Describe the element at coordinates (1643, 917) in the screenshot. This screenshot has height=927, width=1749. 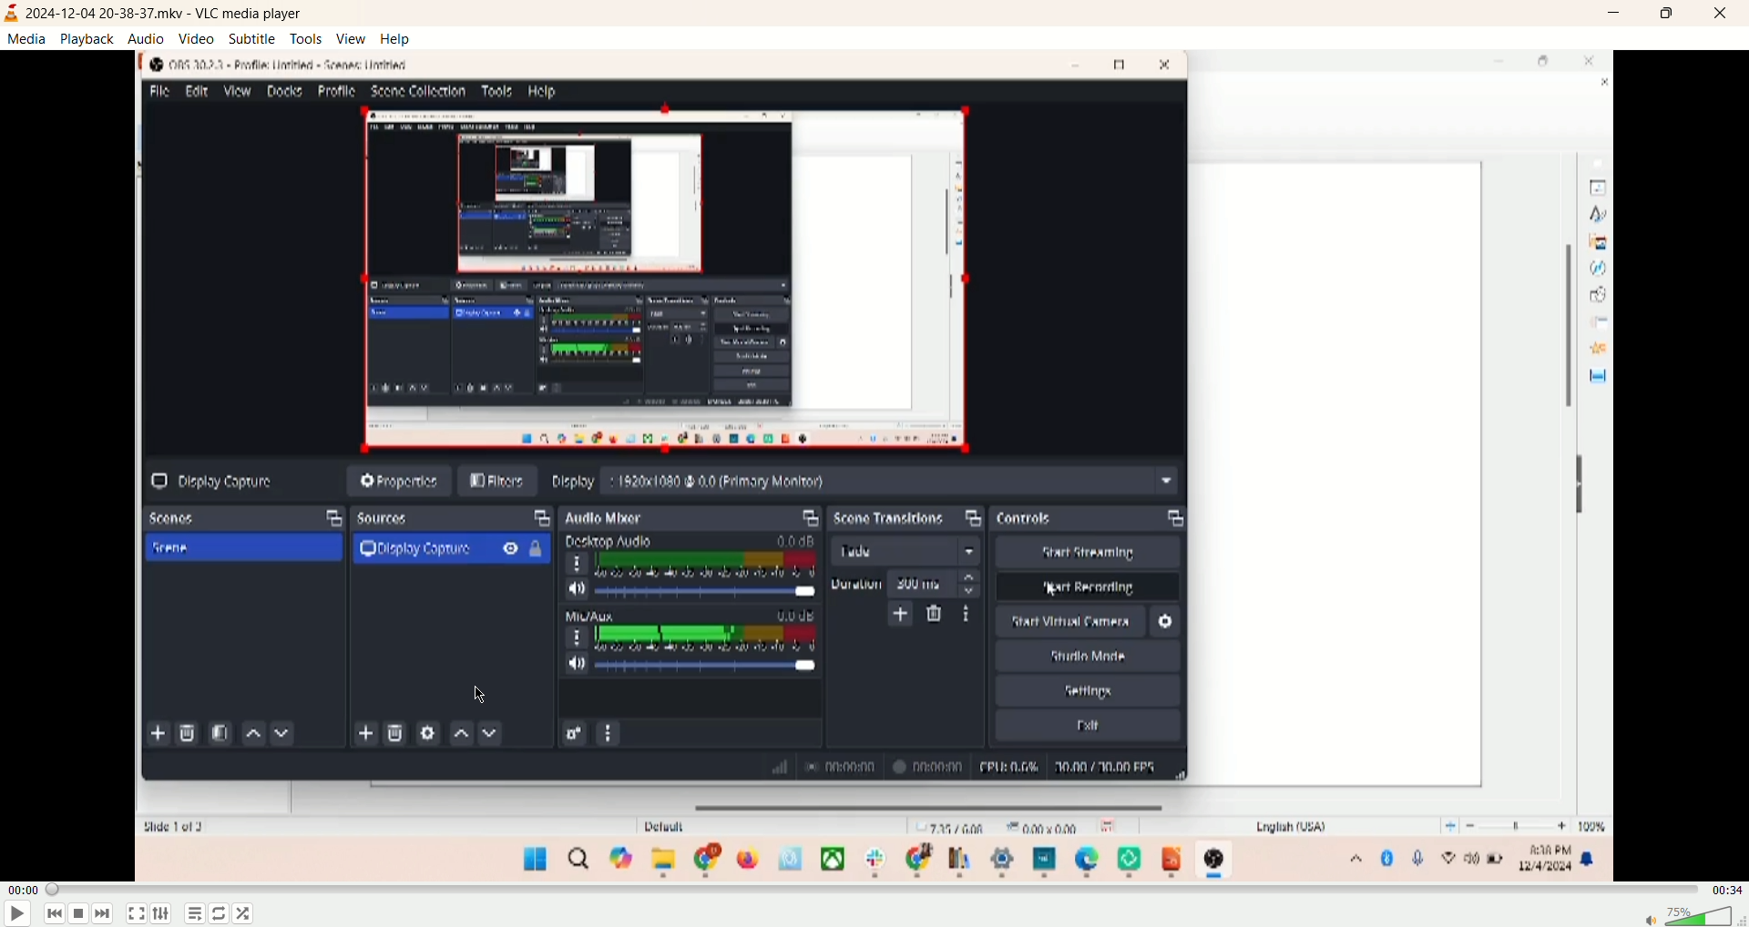
I see `mute` at that location.